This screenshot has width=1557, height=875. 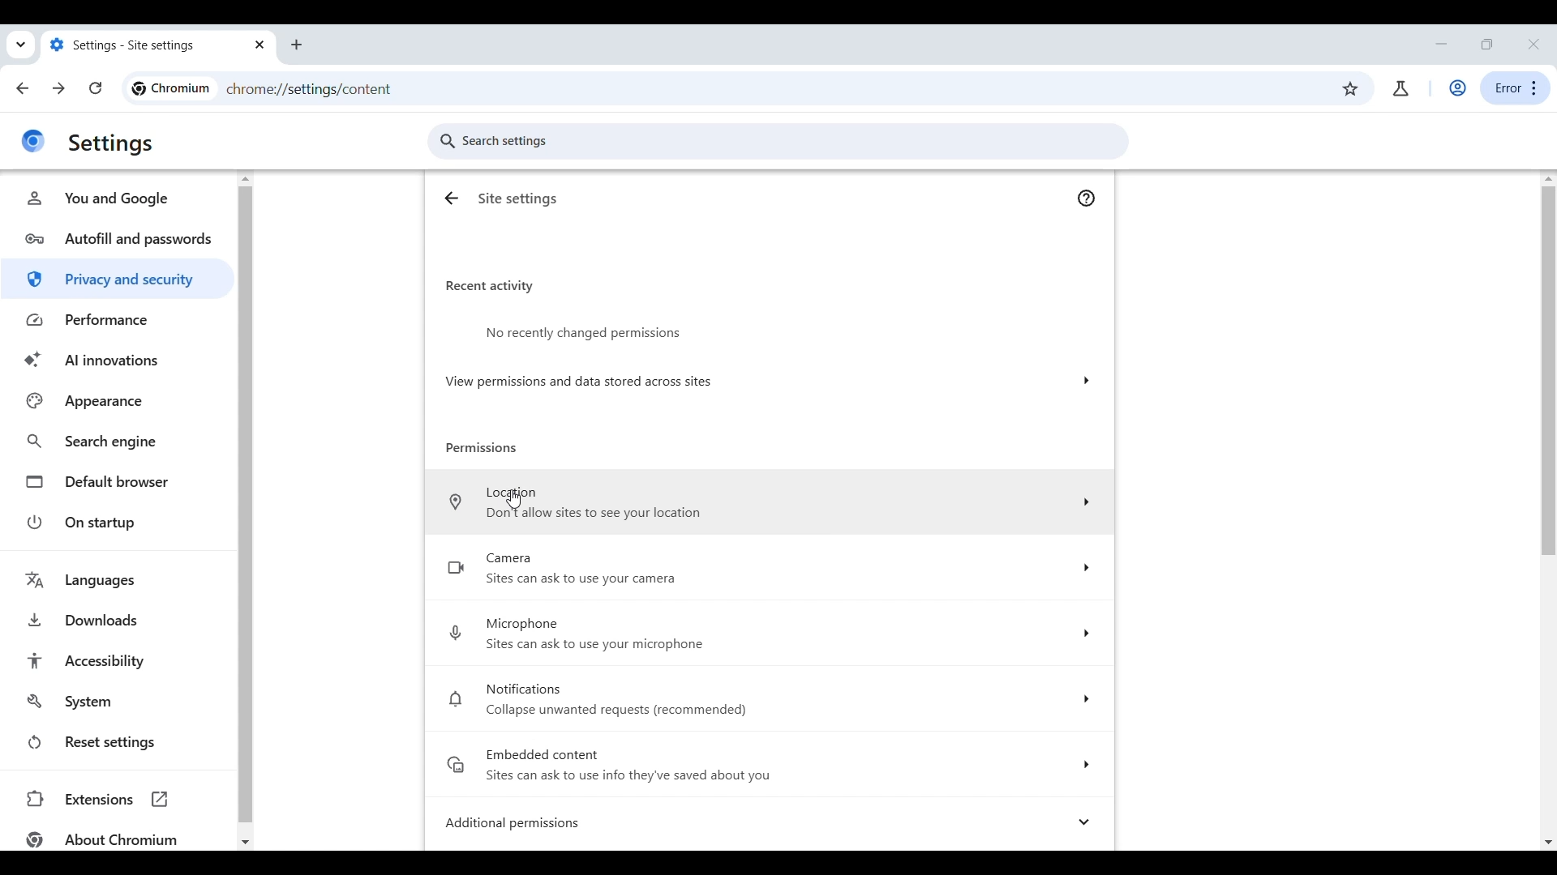 I want to click on Appearance, so click(x=118, y=400).